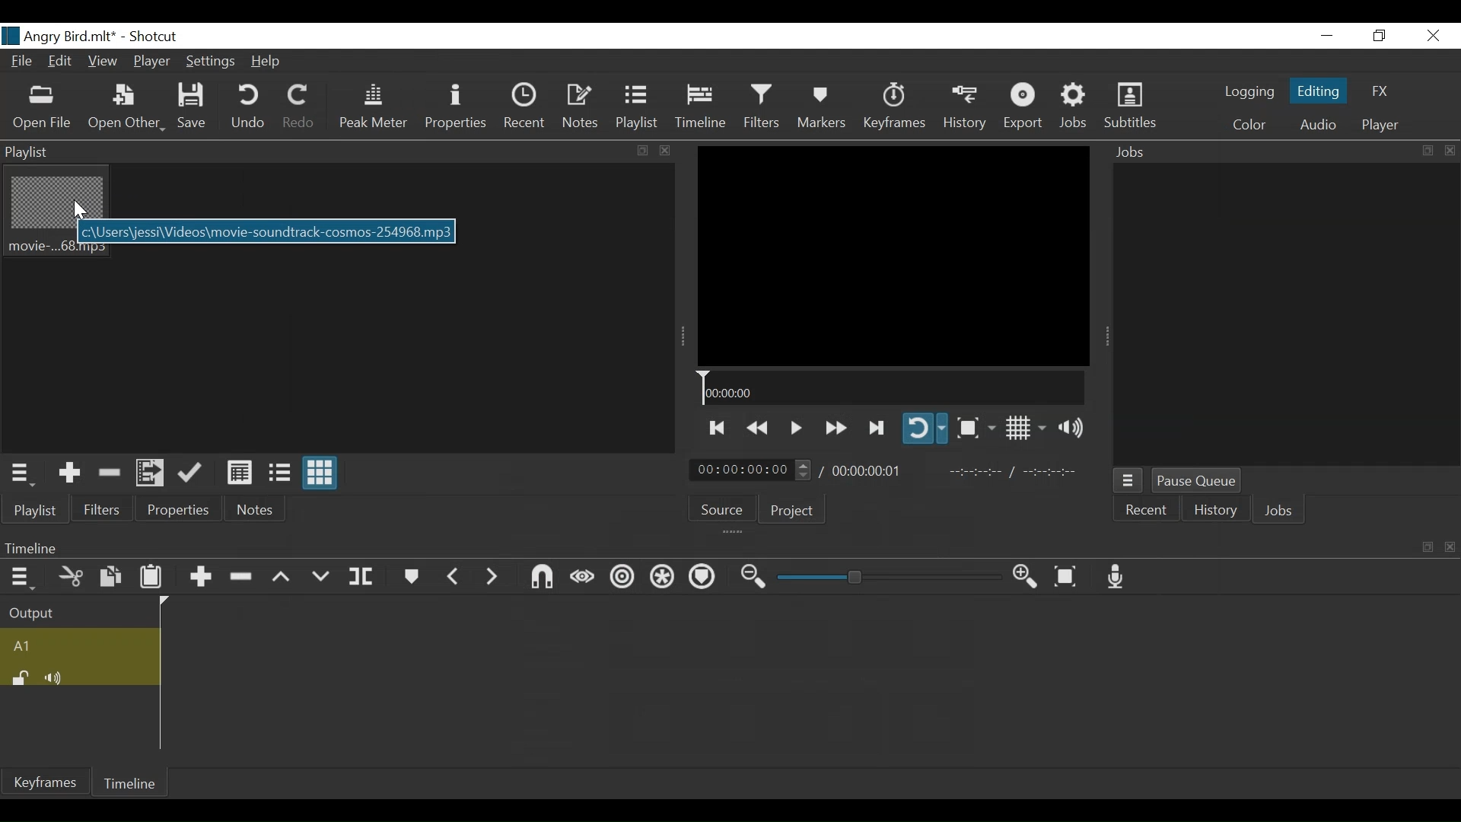 The width and height of the screenshot is (1461, 822). What do you see at coordinates (1028, 577) in the screenshot?
I see `Zoom timeline in` at bounding box center [1028, 577].